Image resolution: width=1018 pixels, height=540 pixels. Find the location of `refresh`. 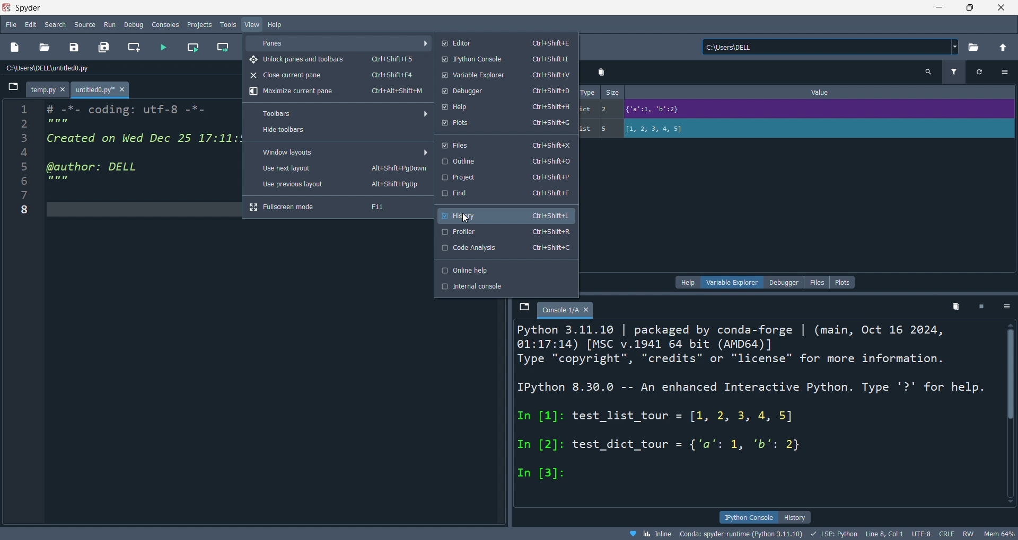

refresh is located at coordinates (977, 72).